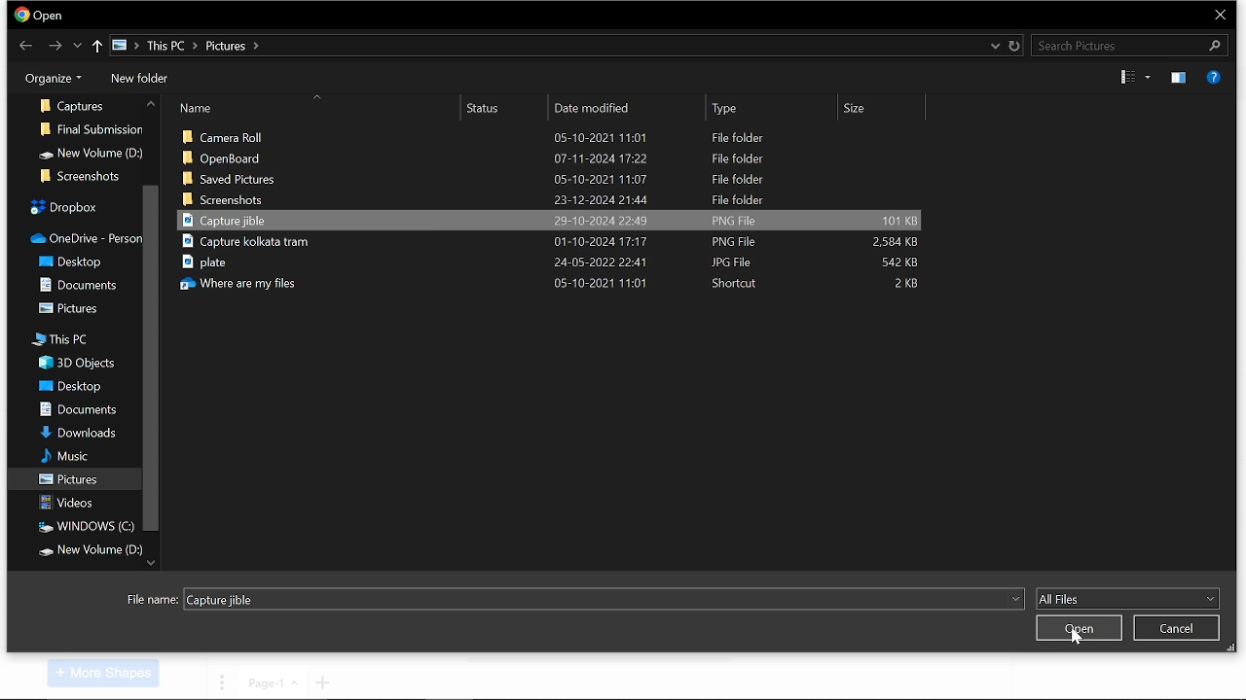  I want to click on folders, so click(71, 477).